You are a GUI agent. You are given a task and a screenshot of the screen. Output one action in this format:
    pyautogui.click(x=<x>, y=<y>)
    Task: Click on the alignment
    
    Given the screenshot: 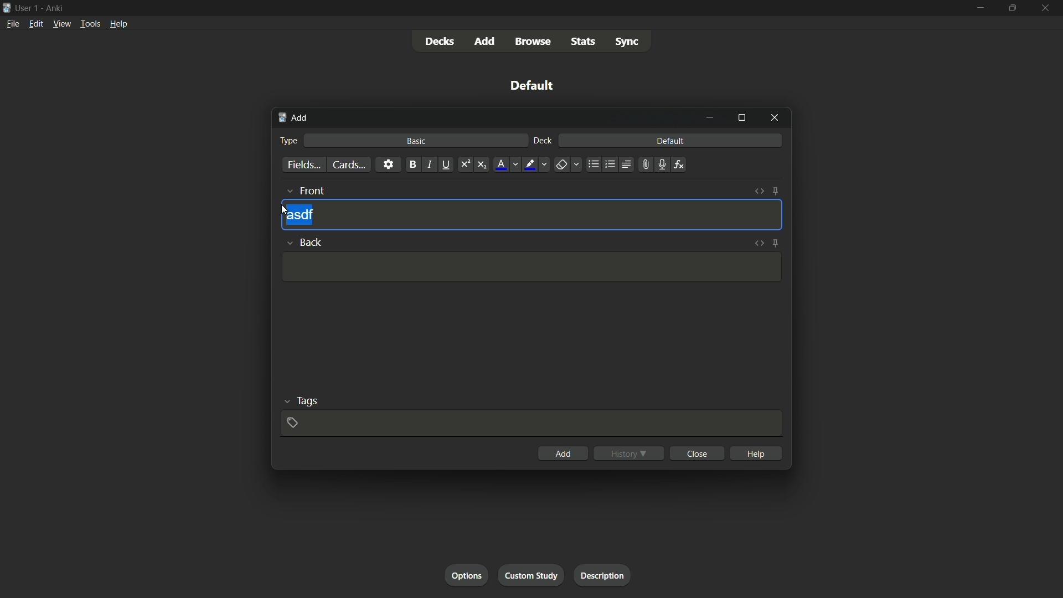 What is the action you would take?
    pyautogui.click(x=627, y=164)
    